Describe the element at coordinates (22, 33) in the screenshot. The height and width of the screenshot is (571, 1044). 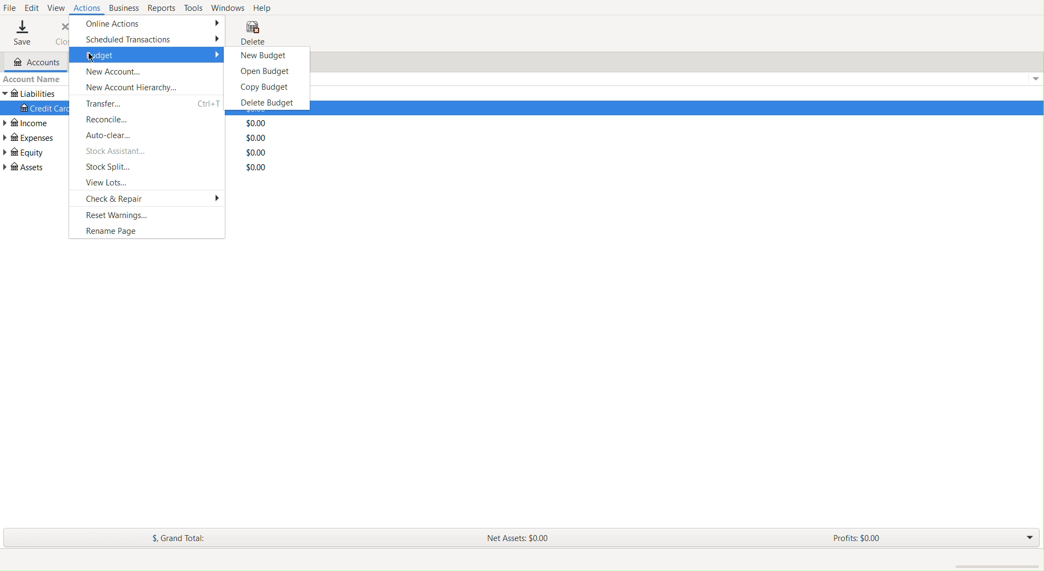
I see `Save` at that location.